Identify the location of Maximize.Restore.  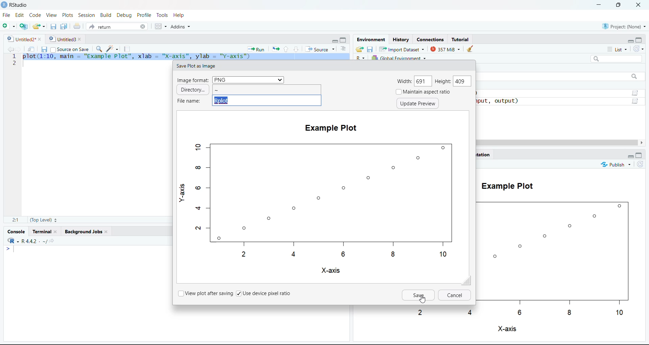
(344, 39).